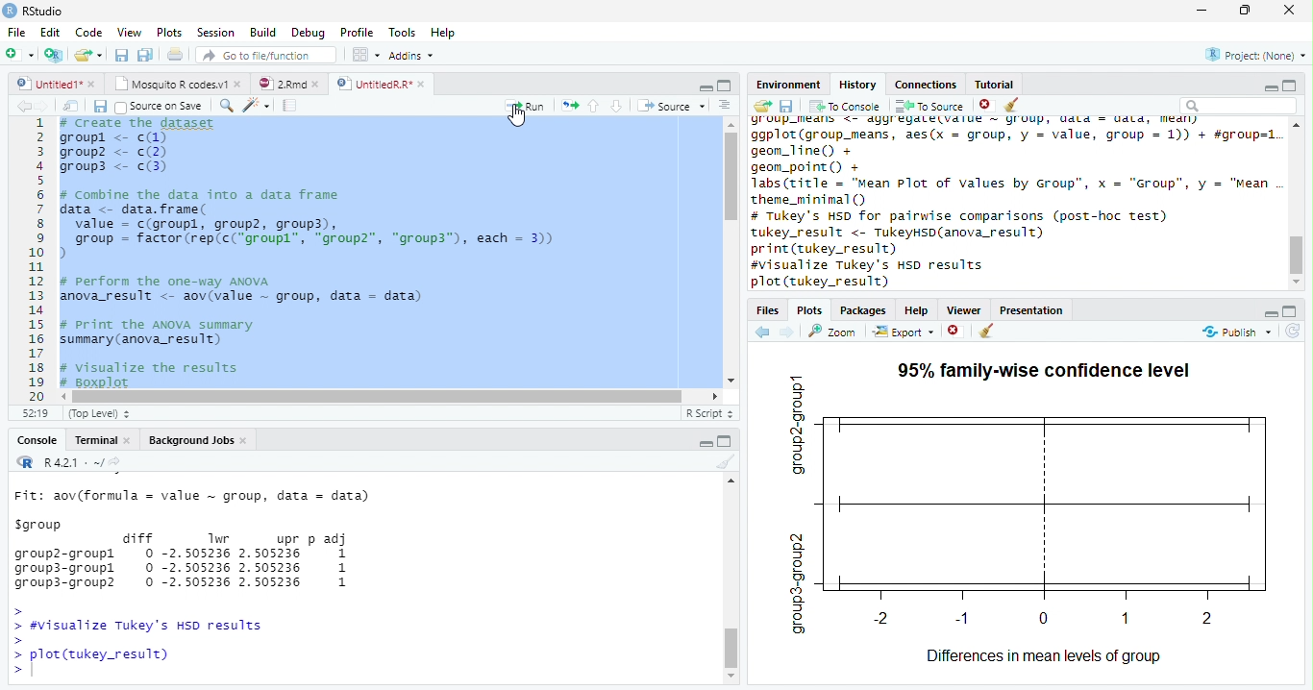  What do you see at coordinates (732, 583) in the screenshot?
I see `Scrollbar` at bounding box center [732, 583].